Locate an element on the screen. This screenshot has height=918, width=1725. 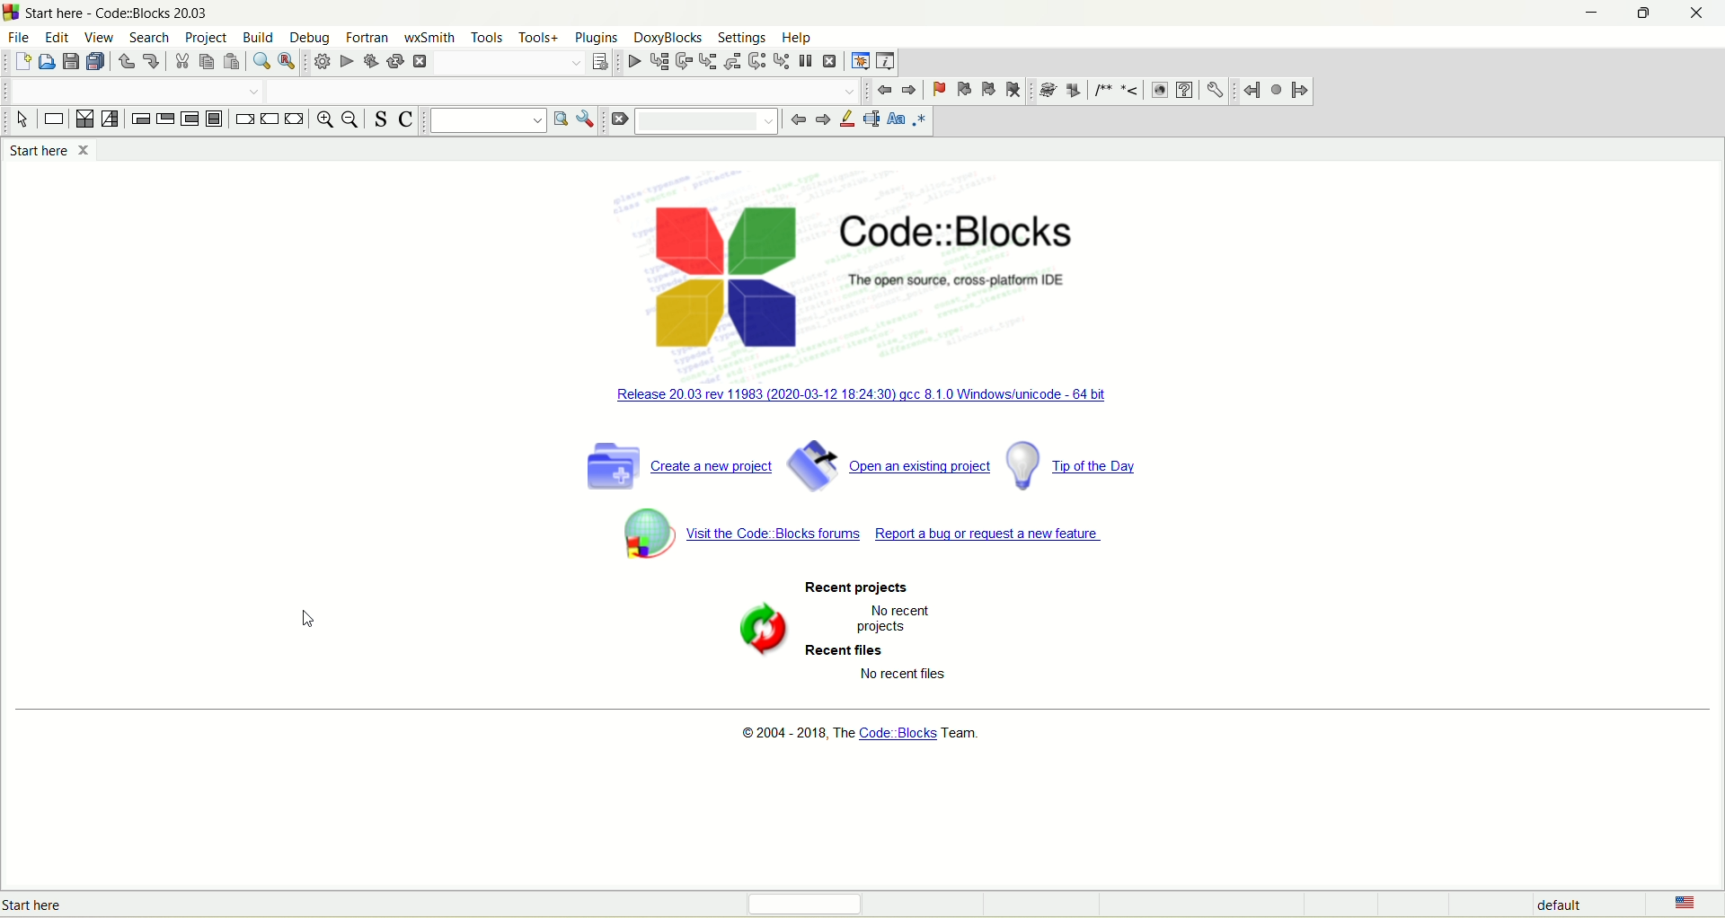
text is located at coordinates (869, 737).